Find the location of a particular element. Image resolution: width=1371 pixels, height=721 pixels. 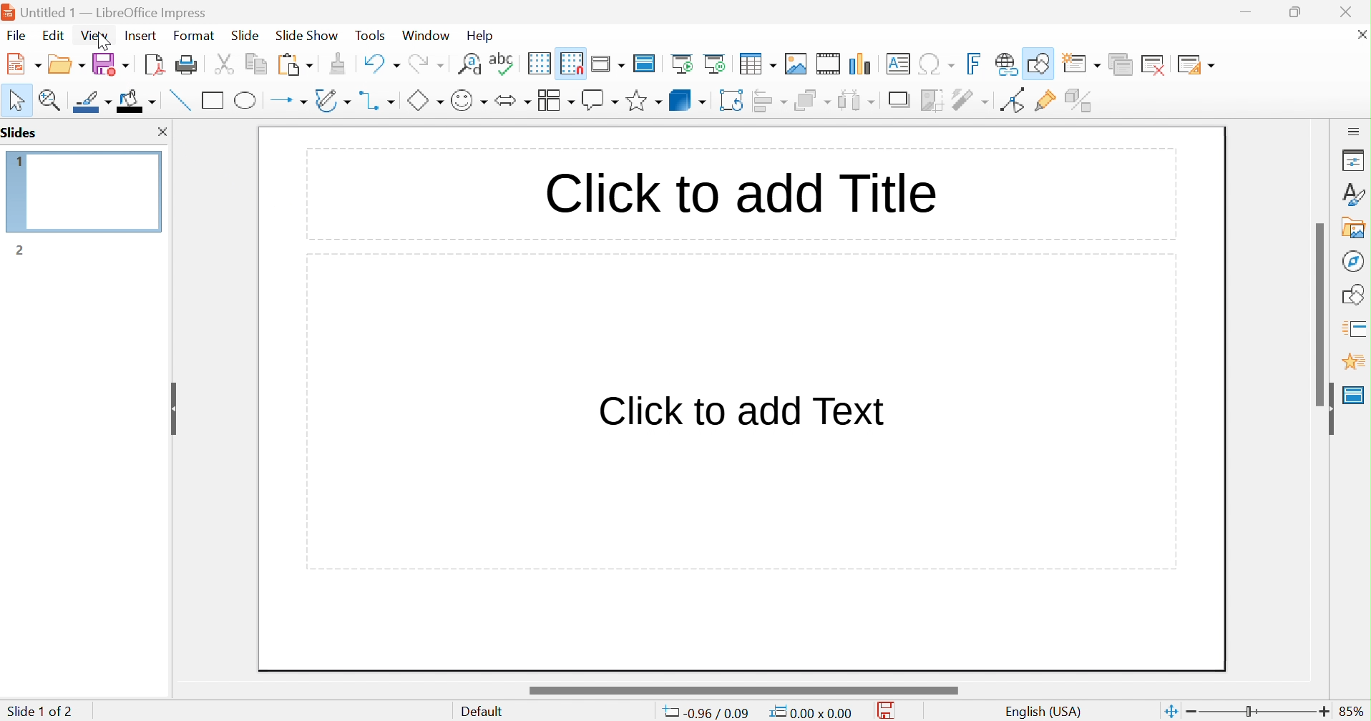

help is located at coordinates (482, 36).